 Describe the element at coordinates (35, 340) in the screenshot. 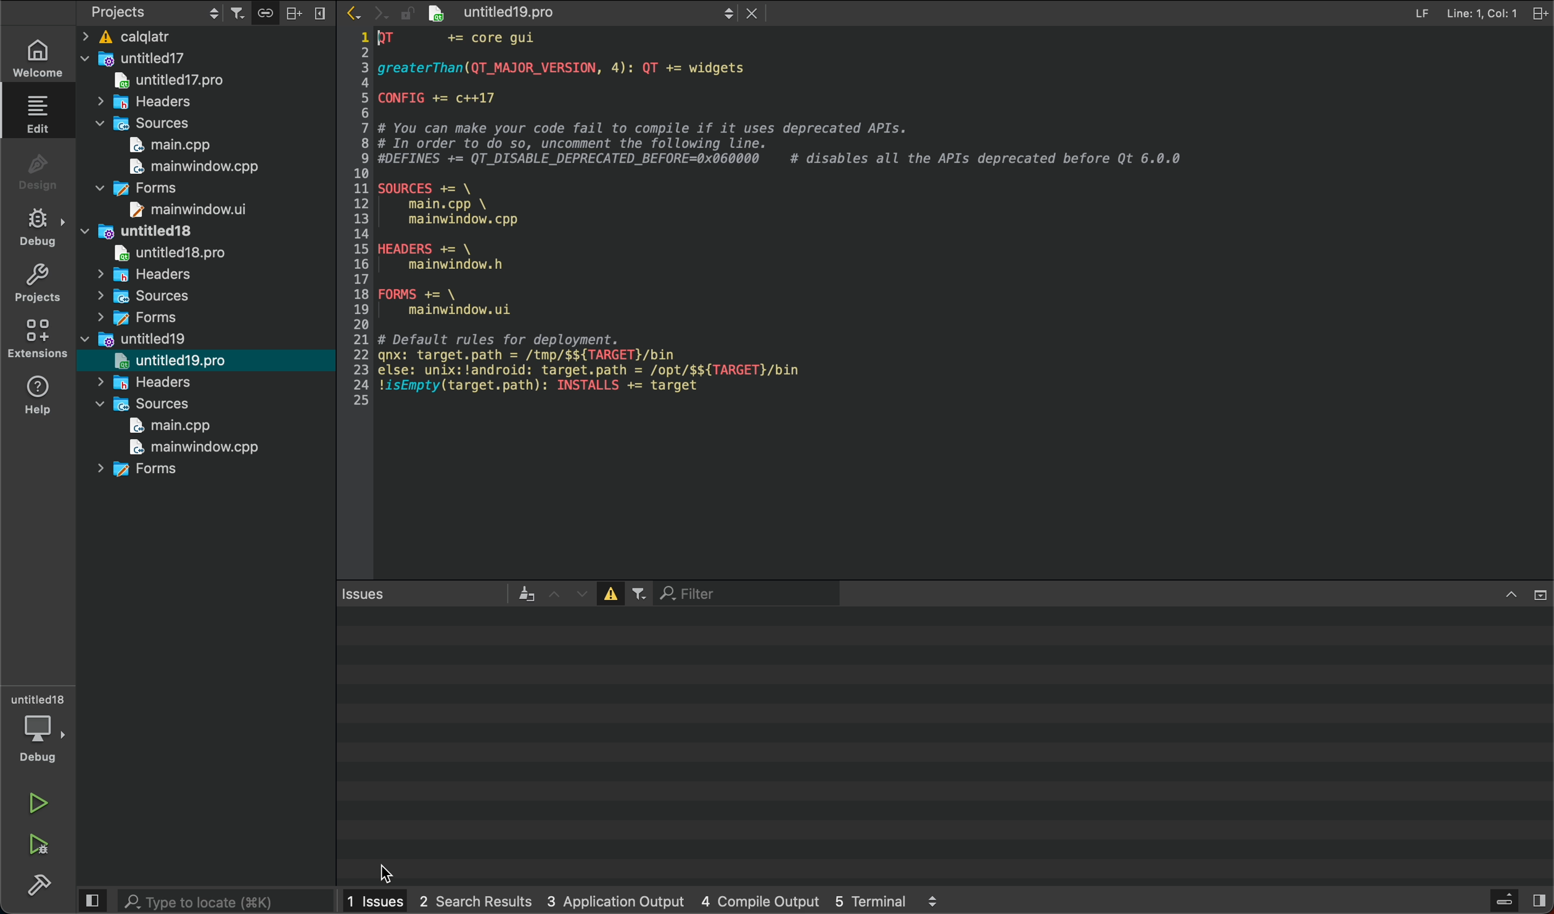

I see `extensions` at that location.